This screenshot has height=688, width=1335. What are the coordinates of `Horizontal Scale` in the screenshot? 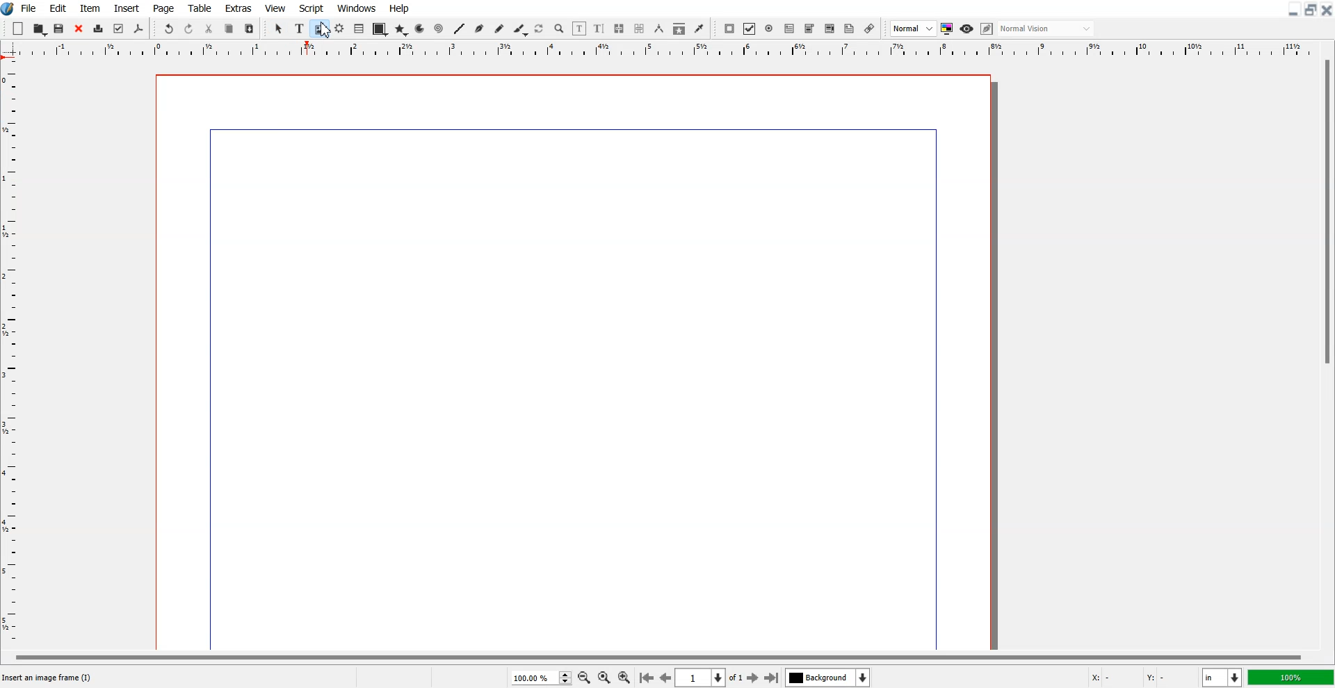 It's located at (13, 354).